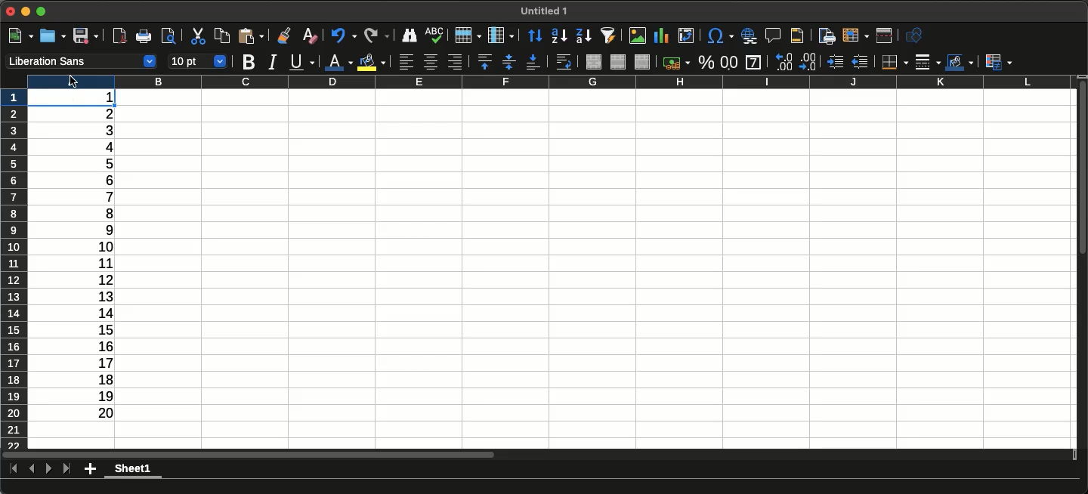  What do you see at coordinates (104, 147) in the screenshot?
I see `4` at bounding box center [104, 147].